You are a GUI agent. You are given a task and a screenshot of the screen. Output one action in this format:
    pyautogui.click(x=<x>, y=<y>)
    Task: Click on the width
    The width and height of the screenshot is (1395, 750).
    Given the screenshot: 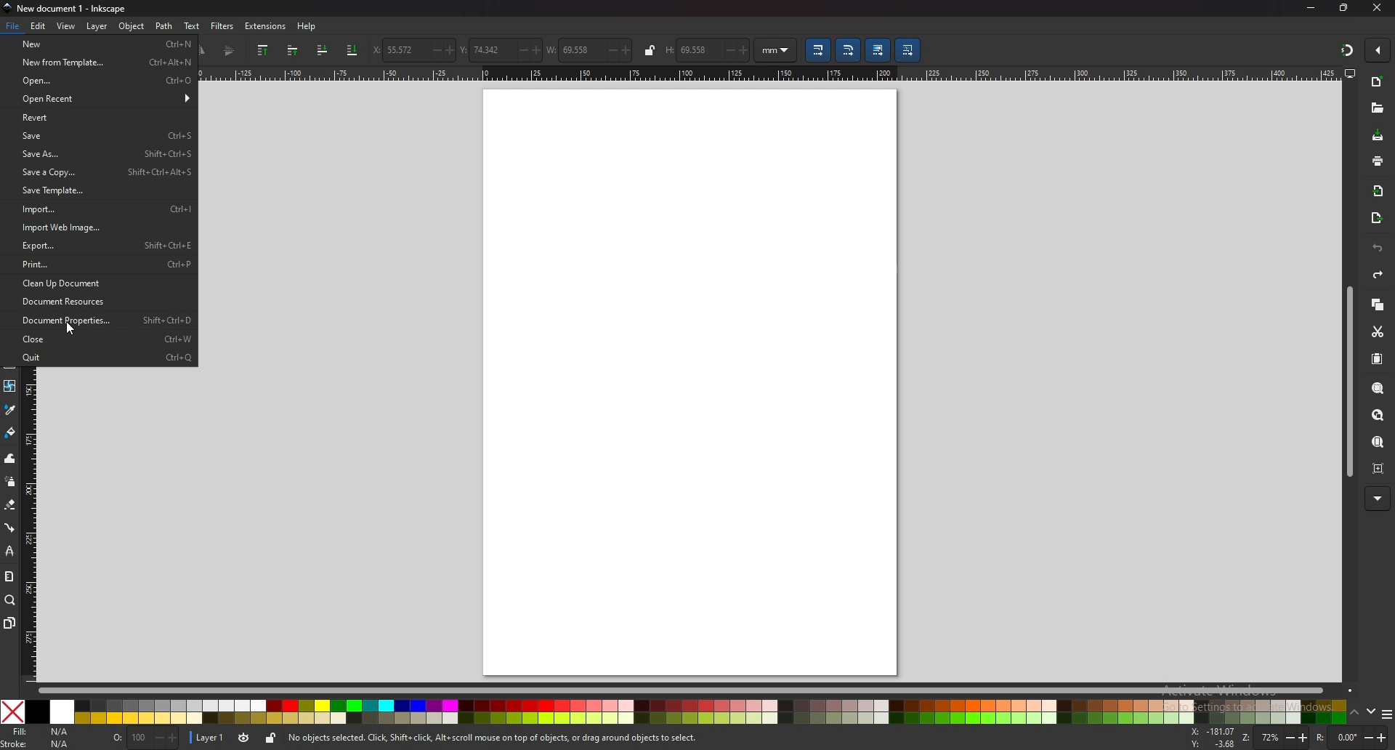 What is the action you would take?
    pyautogui.click(x=570, y=51)
    